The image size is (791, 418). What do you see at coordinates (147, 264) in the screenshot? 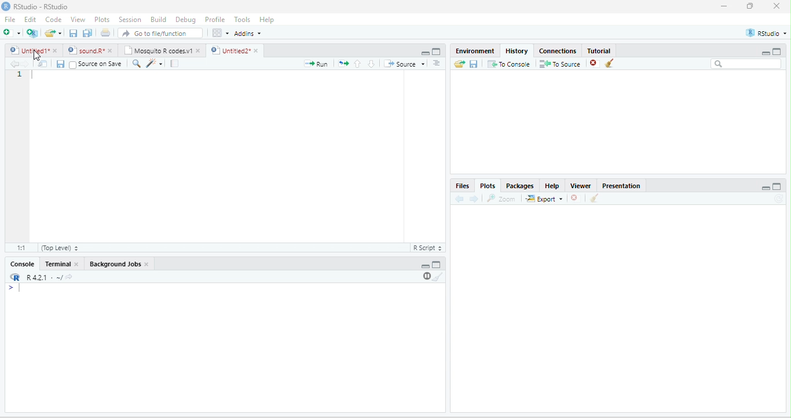
I see `close` at bounding box center [147, 264].